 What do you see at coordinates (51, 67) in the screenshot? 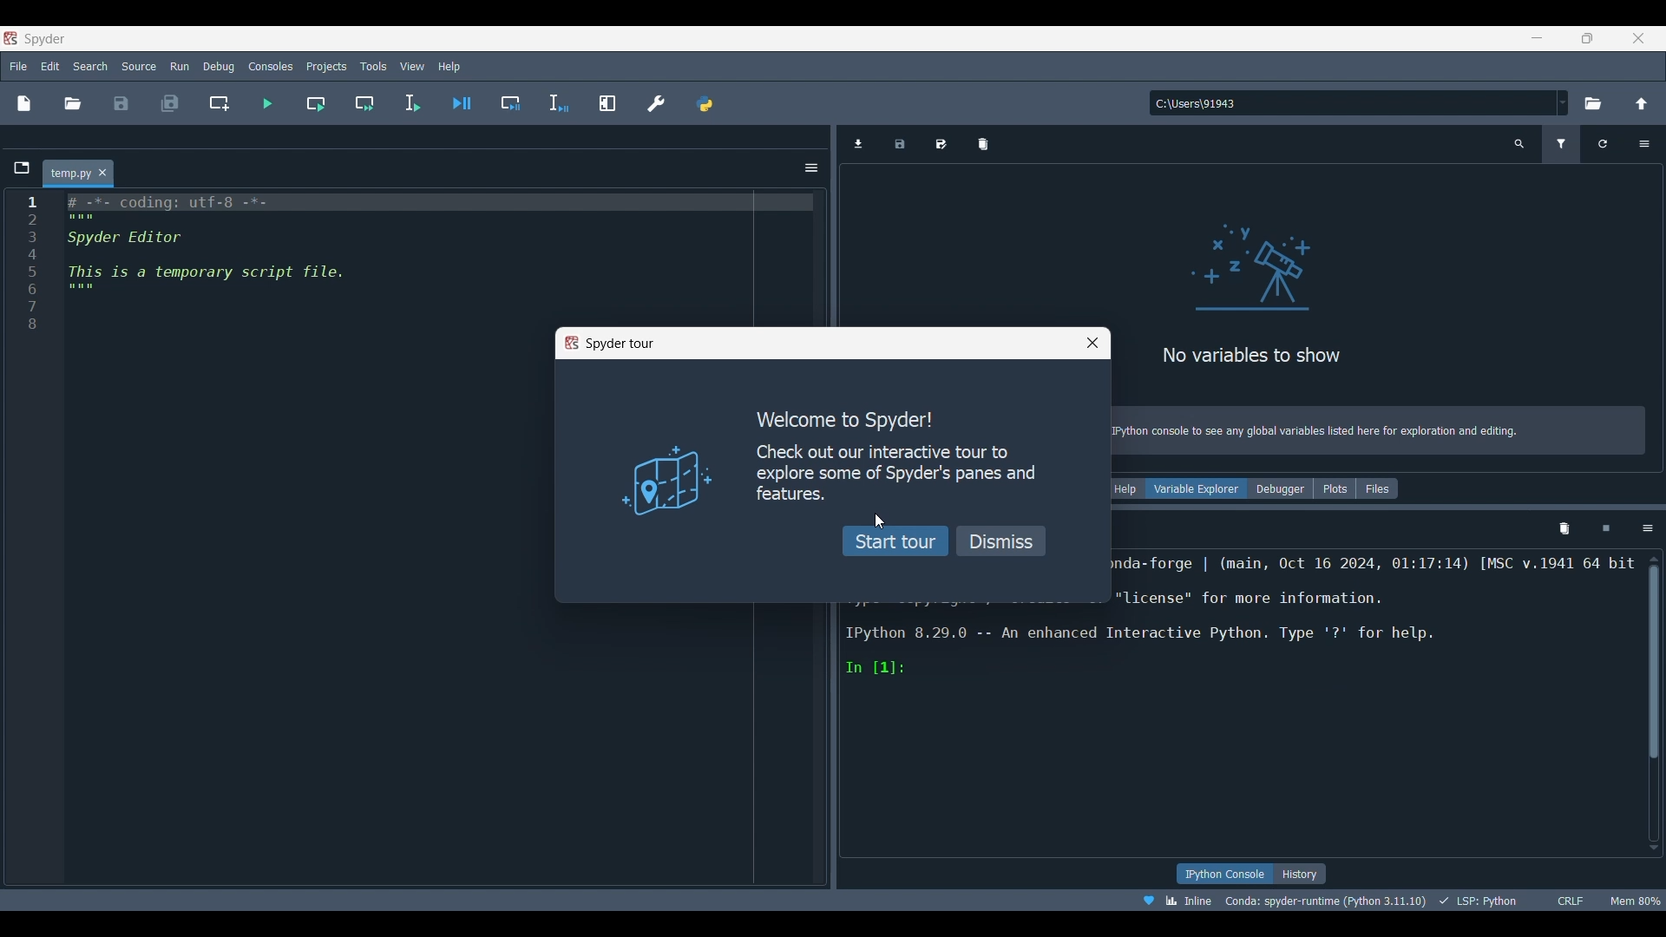
I see `Edit menu` at bounding box center [51, 67].